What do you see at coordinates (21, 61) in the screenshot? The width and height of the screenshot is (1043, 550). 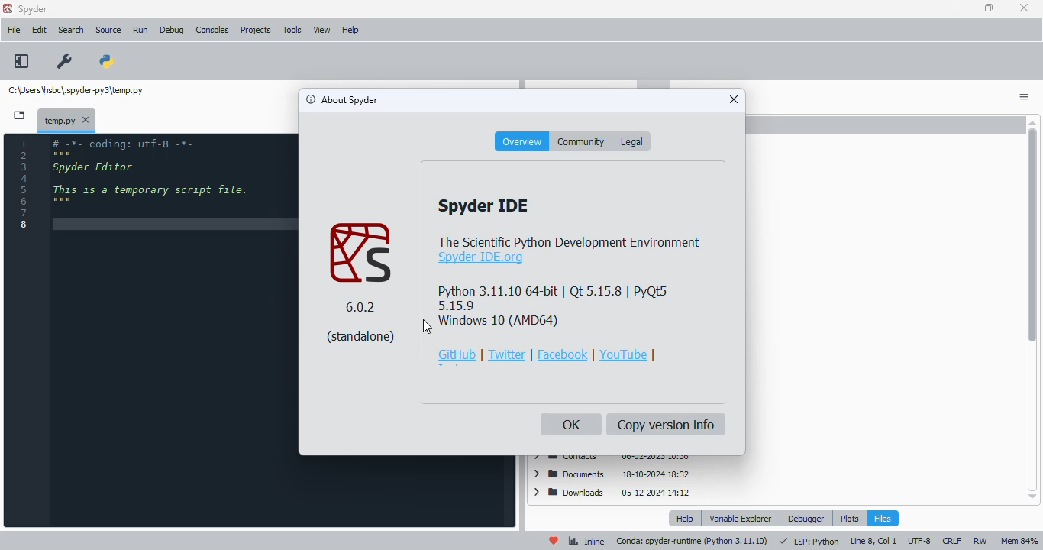 I see `maximize current pane` at bounding box center [21, 61].